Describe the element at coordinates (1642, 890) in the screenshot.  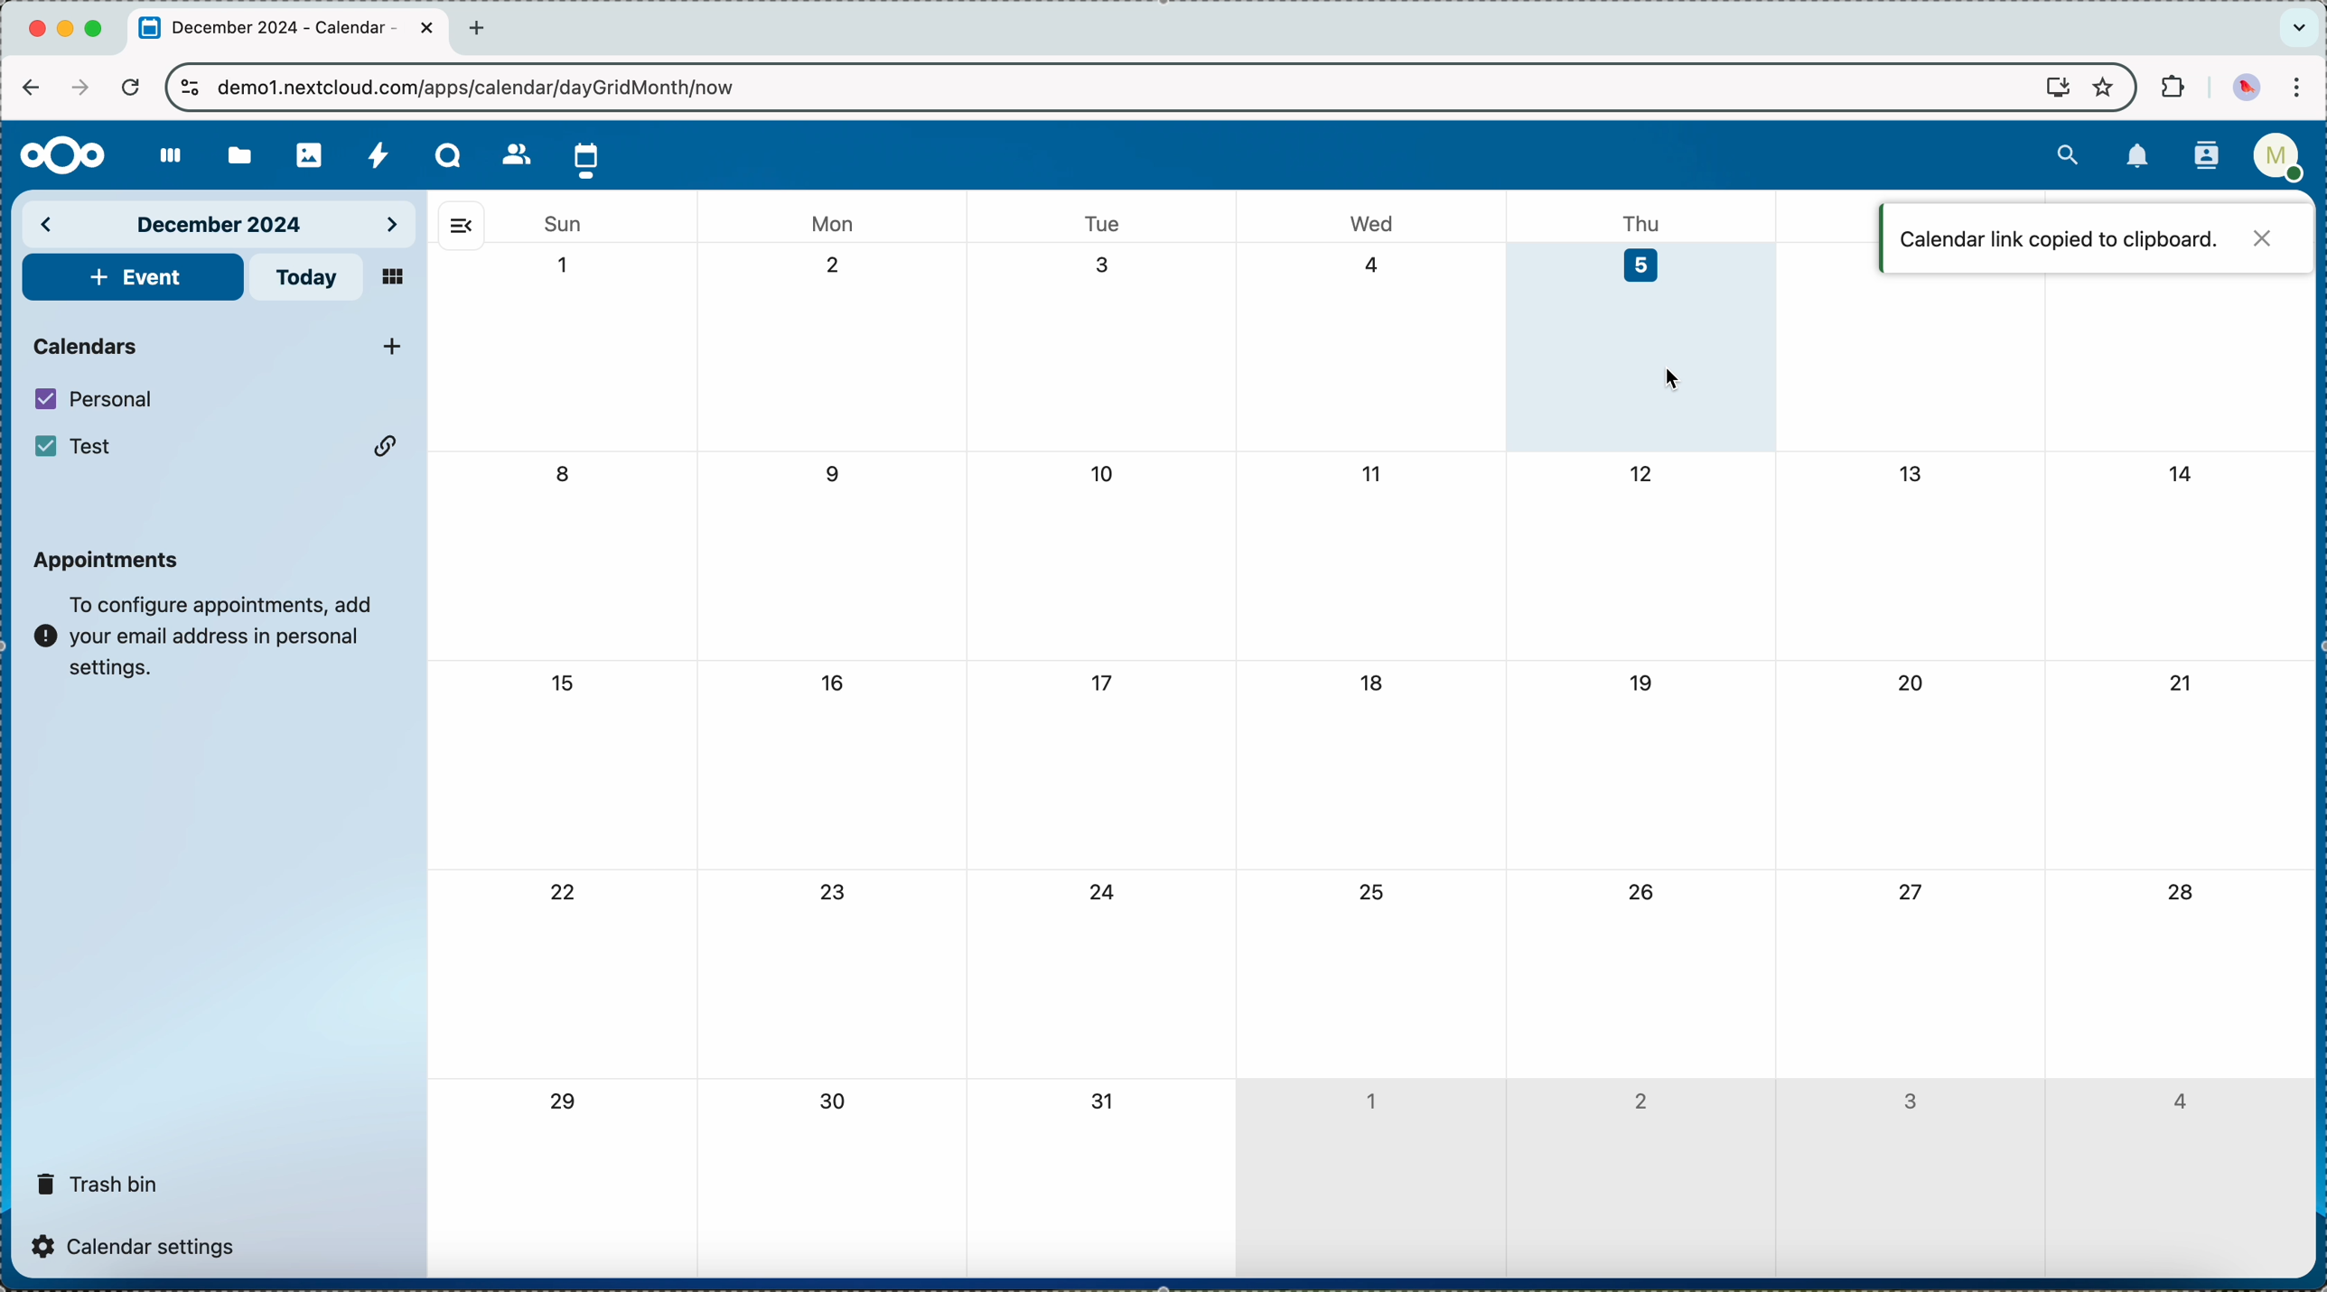
I see `26` at that location.